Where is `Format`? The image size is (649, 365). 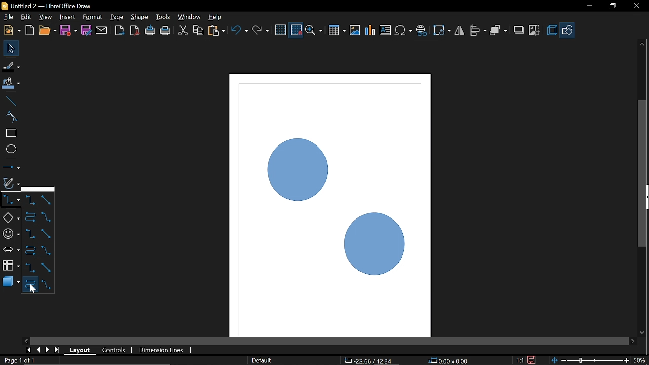
Format is located at coordinates (92, 18).